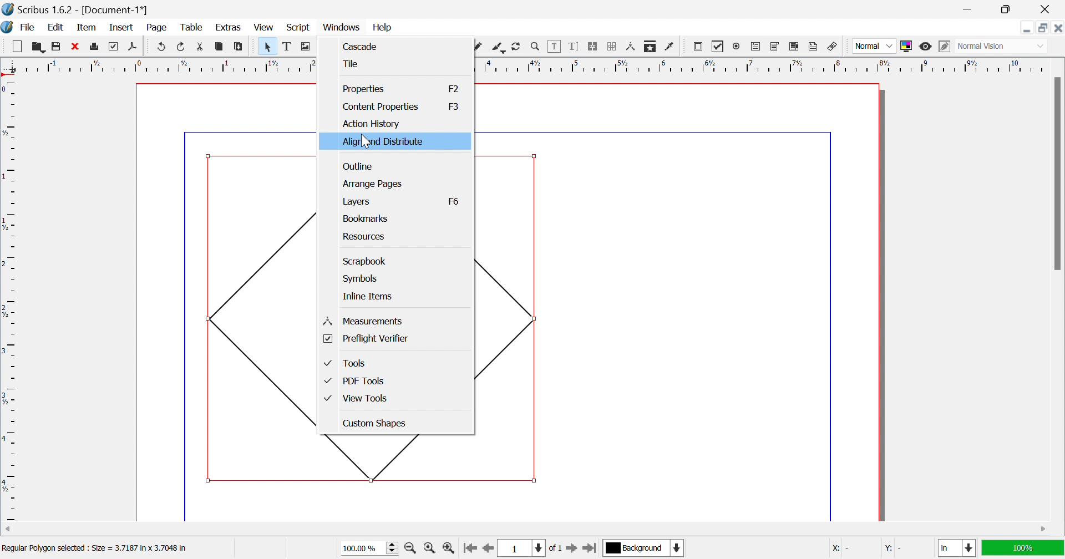  Describe the element at coordinates (386, 48) in the screenshot. I see `Polygon` at that location.